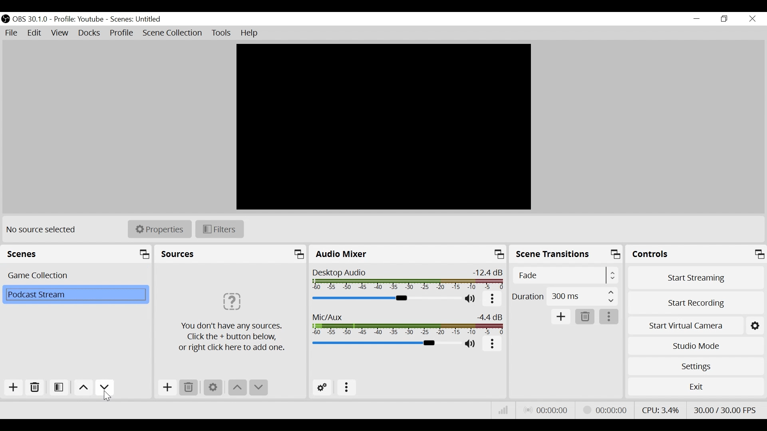 This screenshot has width=767, height=431. Describe the element at coordinates (545, 409) in the screenshot. I see `Live Status` at that location.